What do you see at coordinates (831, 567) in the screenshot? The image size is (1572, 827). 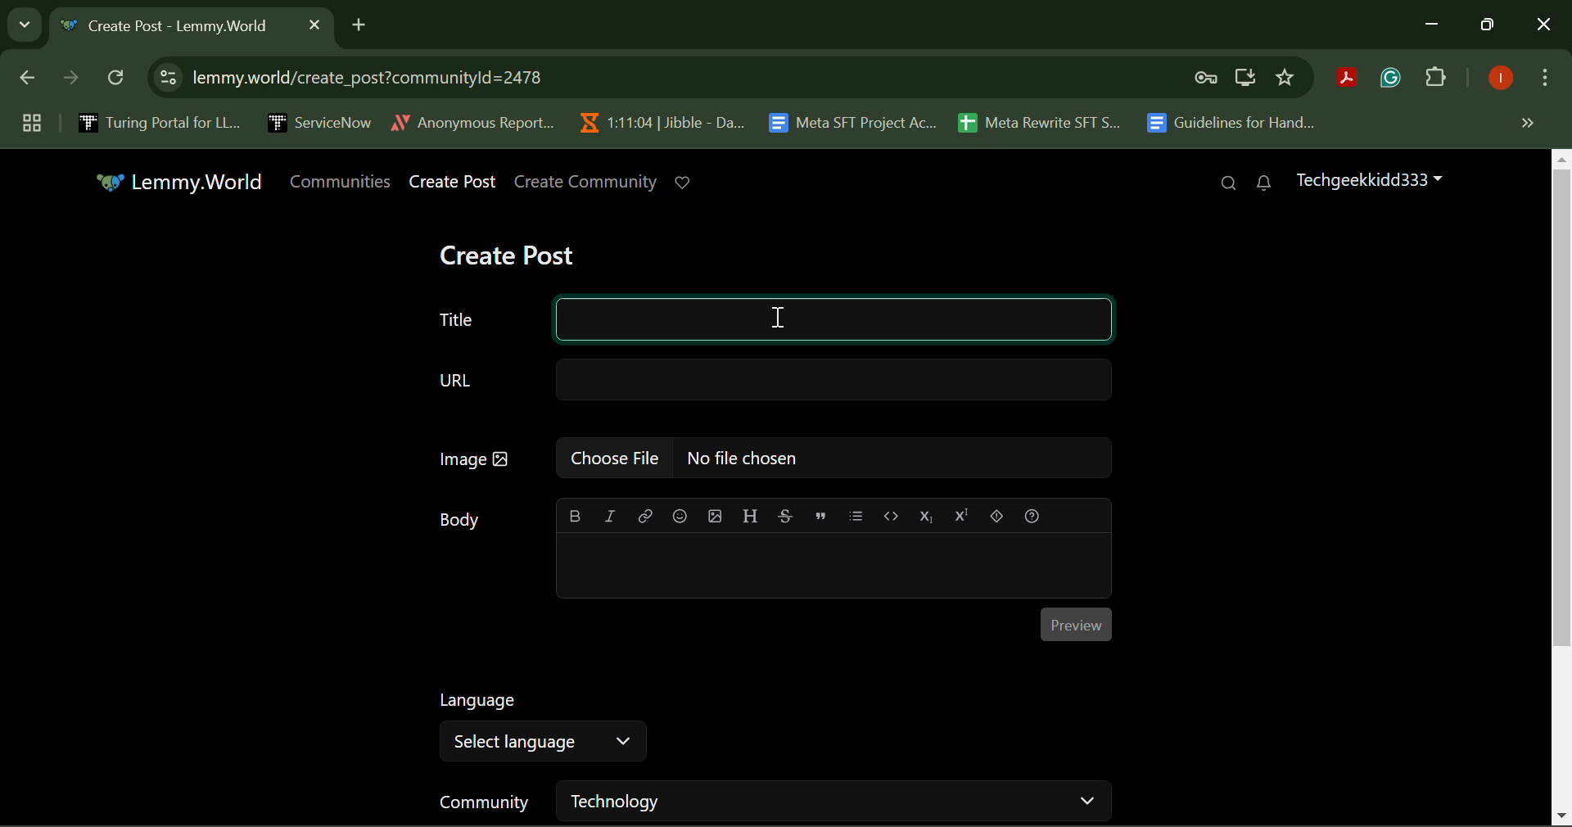 I see `Post Body Text Box ` at bounding box center [831, 567].